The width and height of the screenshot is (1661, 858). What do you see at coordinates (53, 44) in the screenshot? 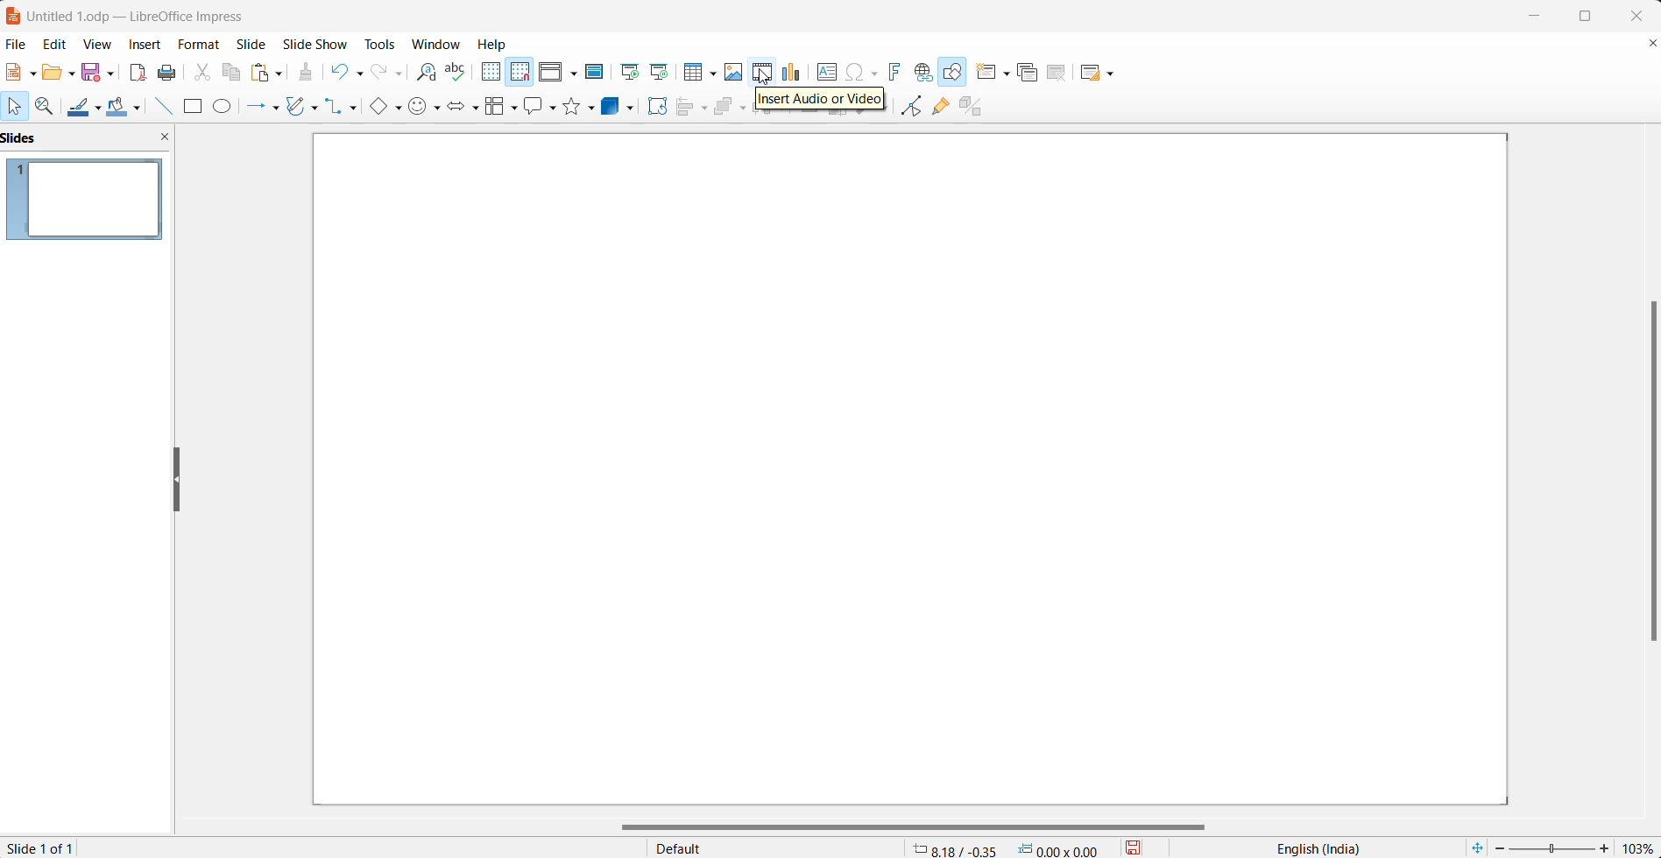
I see `edit` at bounding box center [53, 44].